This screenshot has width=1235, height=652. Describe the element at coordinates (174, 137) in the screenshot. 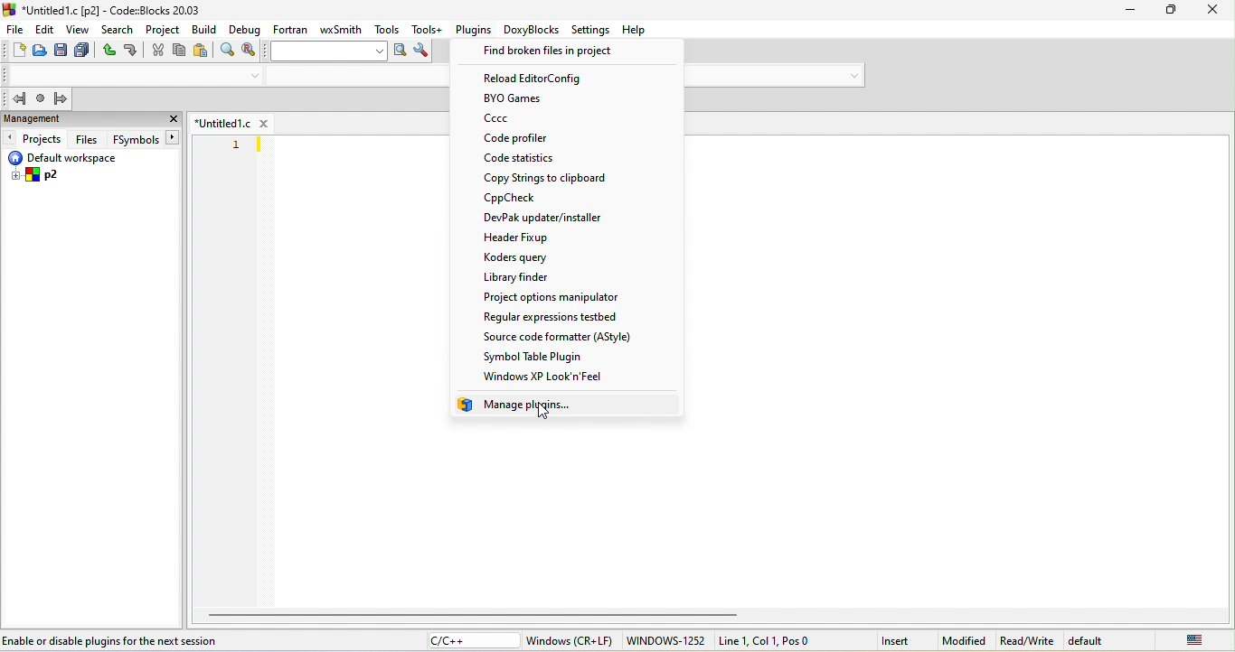

I see `button ` at that location.